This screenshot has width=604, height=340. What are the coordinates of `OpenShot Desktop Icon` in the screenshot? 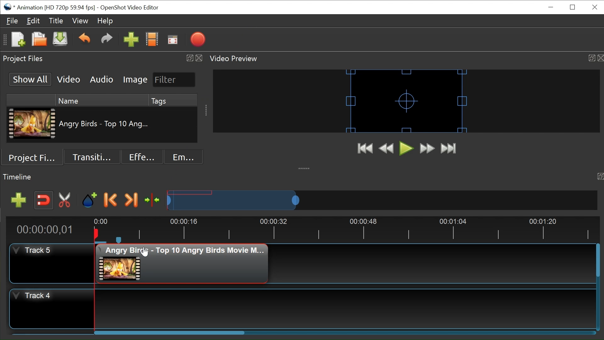 It's located at (8, 7).